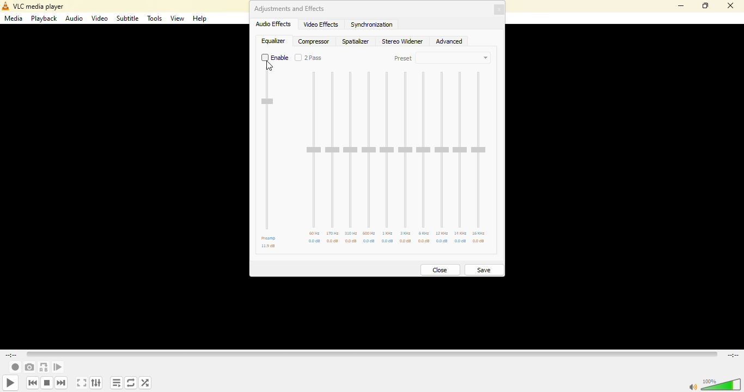 The width and height of the screenshot is (744, 392). What do you see at coordinates (680, 6) in the screenshot?
I see `minimize` at bounding box center [680, 6].